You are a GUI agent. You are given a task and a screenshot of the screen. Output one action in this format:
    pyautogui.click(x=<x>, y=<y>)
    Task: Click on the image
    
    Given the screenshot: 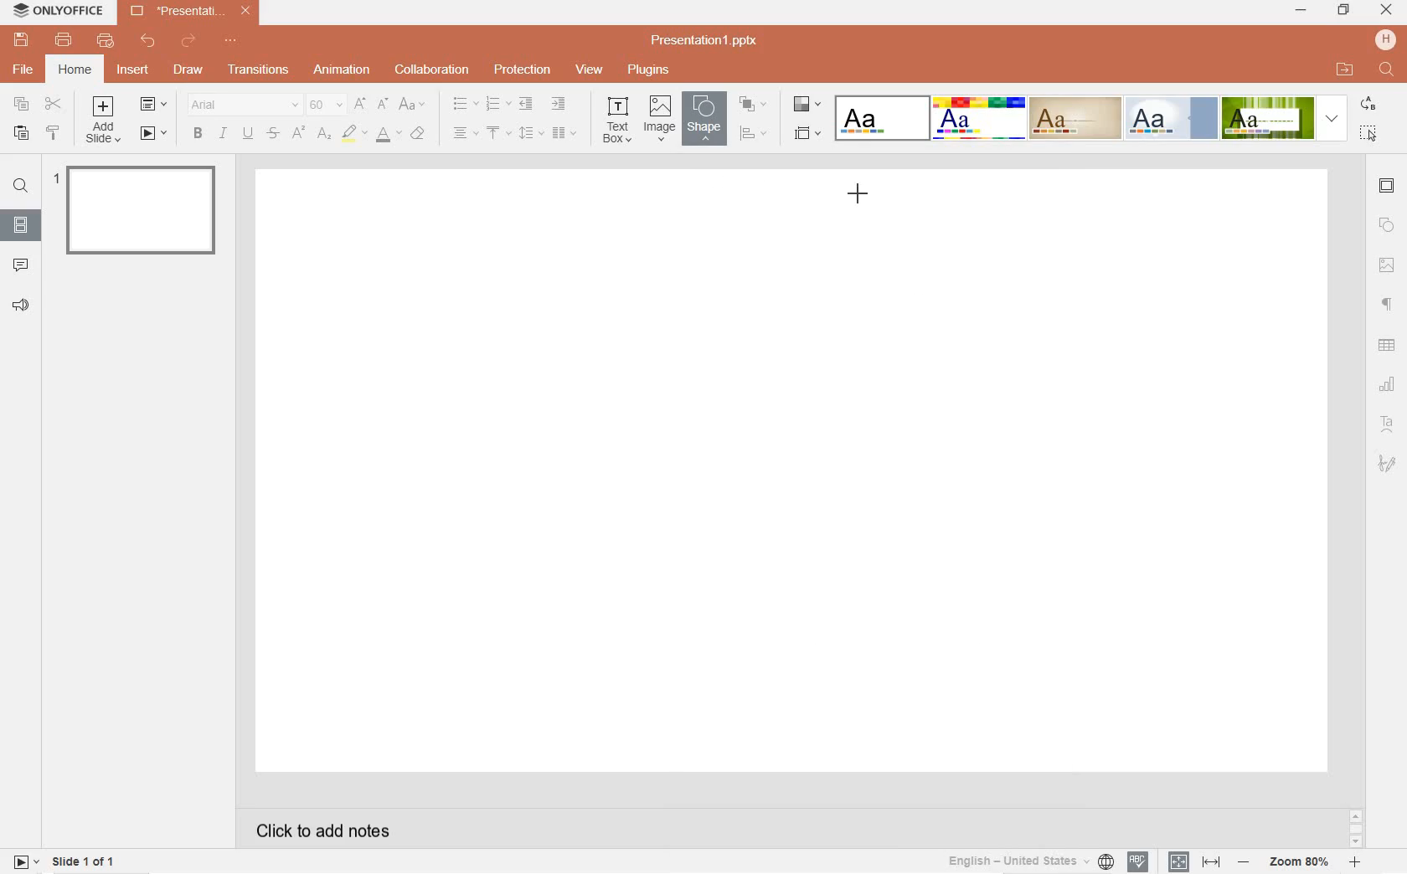 What is the action you would take?
    pyautogui.click(x=659, y=119)
    